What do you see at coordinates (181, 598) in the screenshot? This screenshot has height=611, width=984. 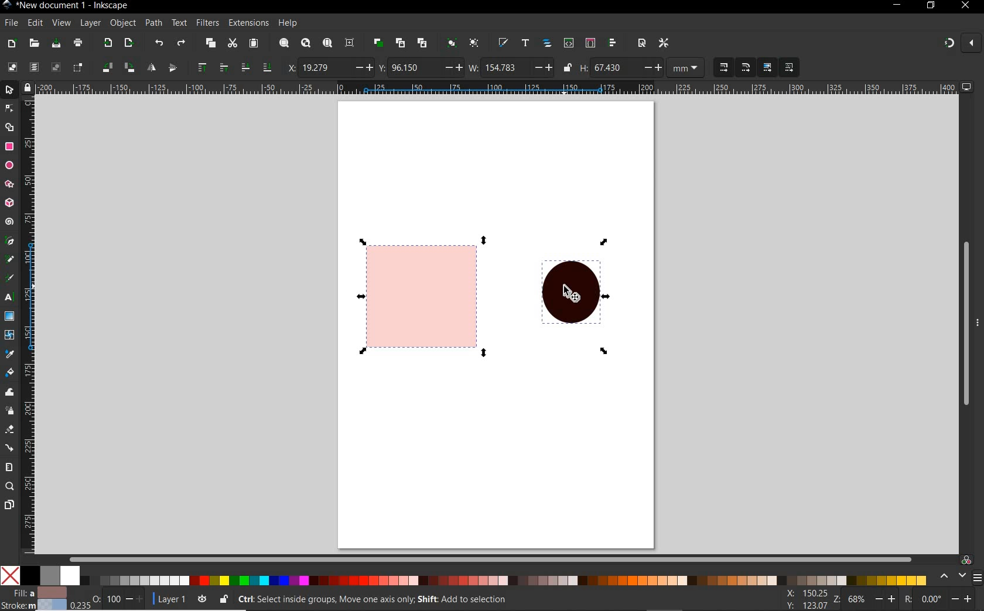 I see `layer 1` at bounding box center [181, 598].